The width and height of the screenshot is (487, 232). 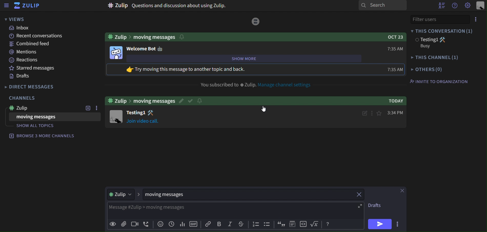 What do you see at coordinates (281, 224) in the screenshot?
I see `icon` at bounding box center [281, 224].